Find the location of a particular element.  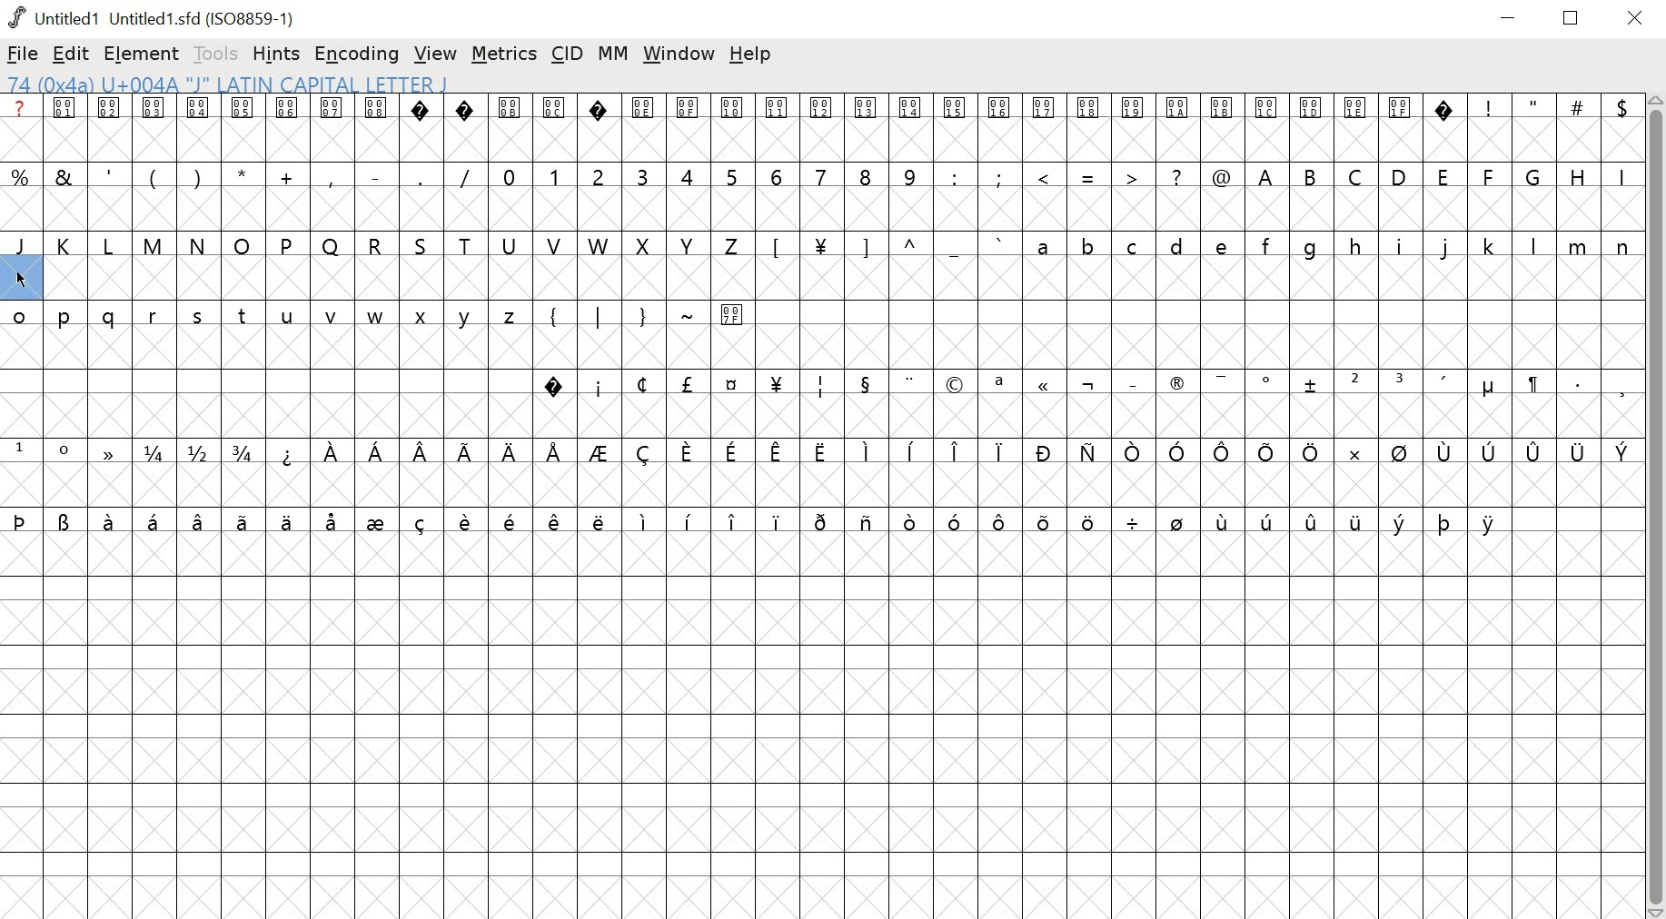

Untitled1 (Untitled1.sfd(ISO8859-1) is located at coordinates (155, 17).